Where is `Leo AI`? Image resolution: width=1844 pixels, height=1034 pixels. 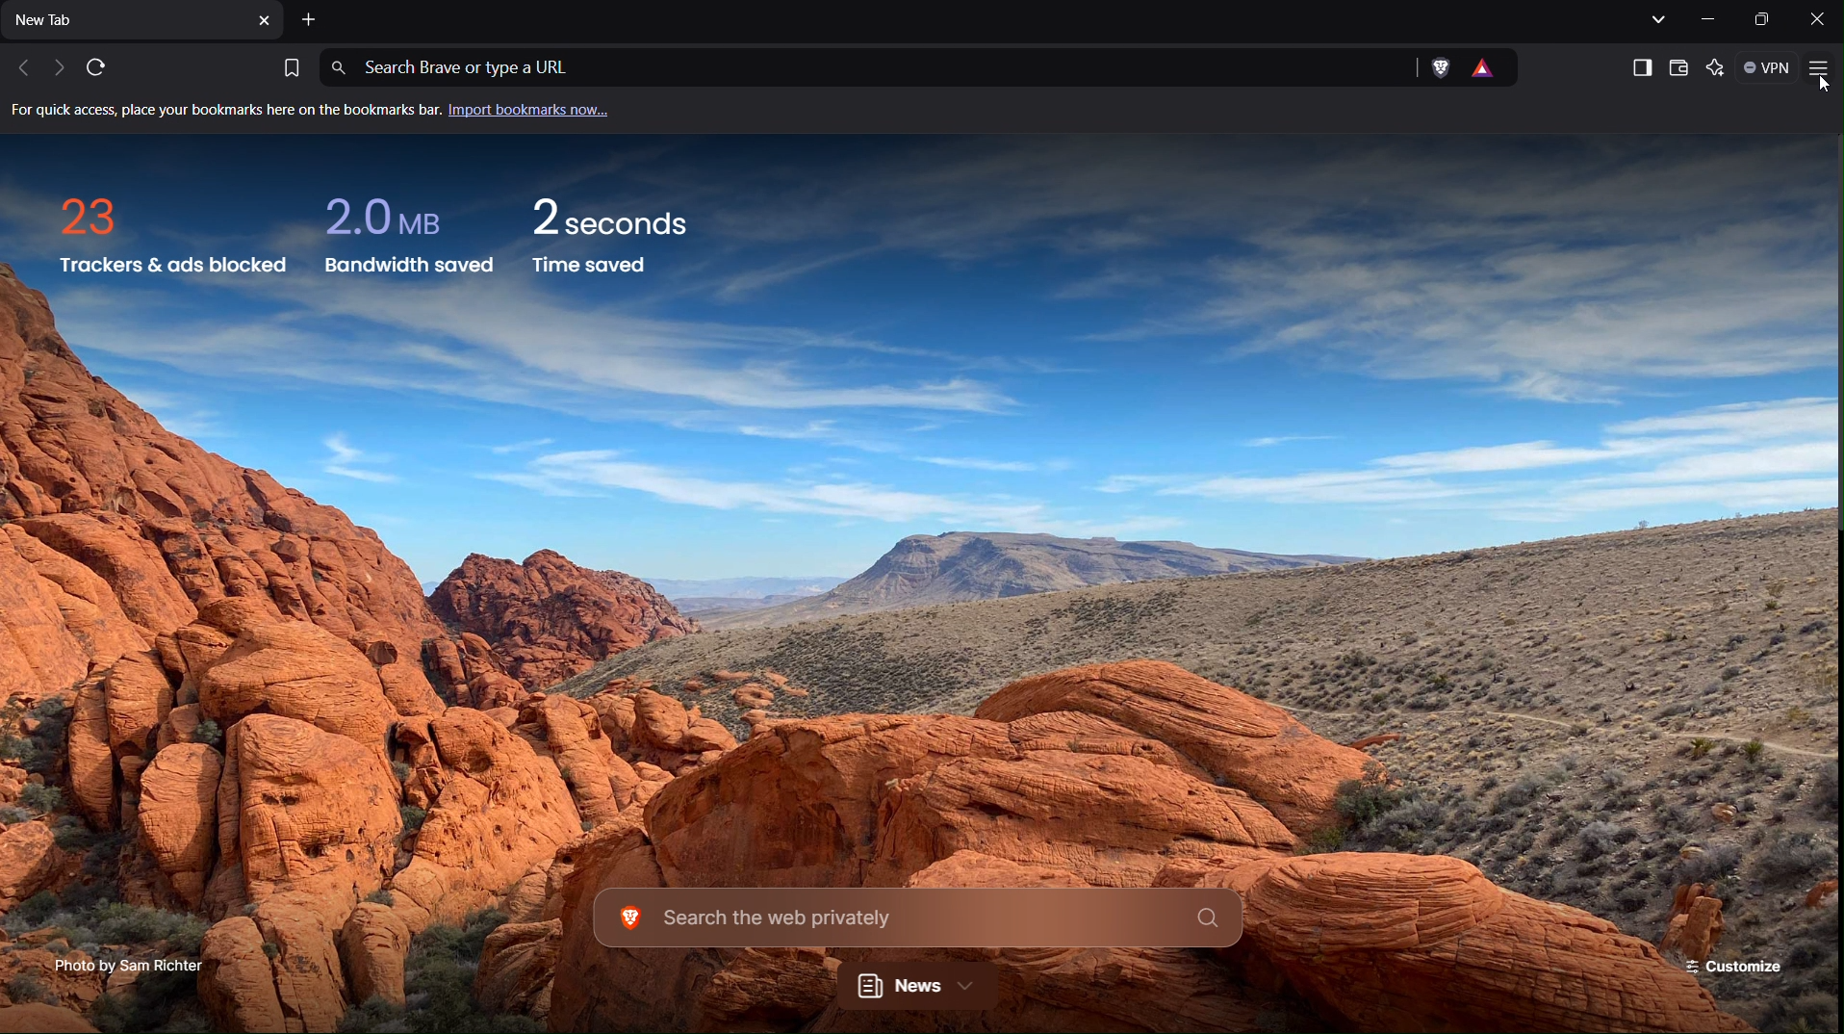
Leo AI is located at coordinates (1714, 70).